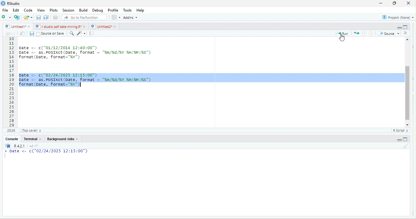  What do you see at coordinates (52, 155) in the screenshot?
I see `> date <-c (02/24/2025-12:15:00)` at bounding box center [52, 155].